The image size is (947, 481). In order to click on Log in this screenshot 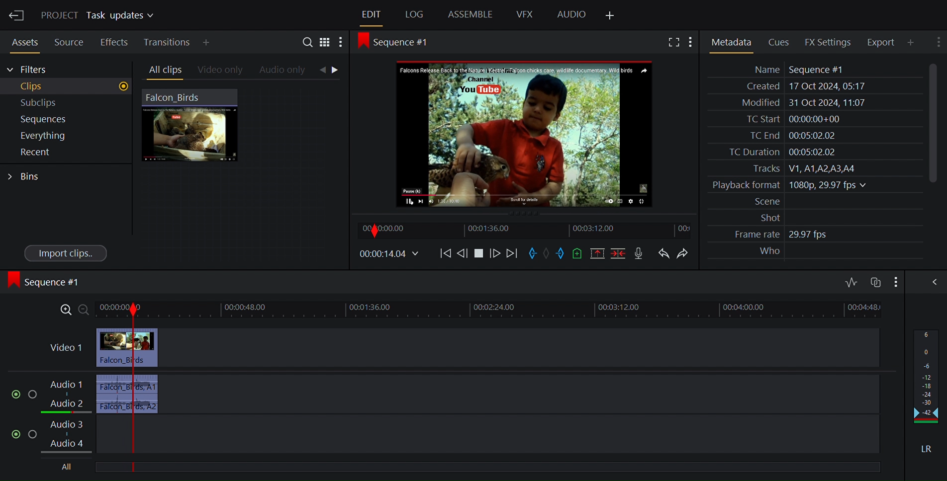, I will do `click(413, 15)`.